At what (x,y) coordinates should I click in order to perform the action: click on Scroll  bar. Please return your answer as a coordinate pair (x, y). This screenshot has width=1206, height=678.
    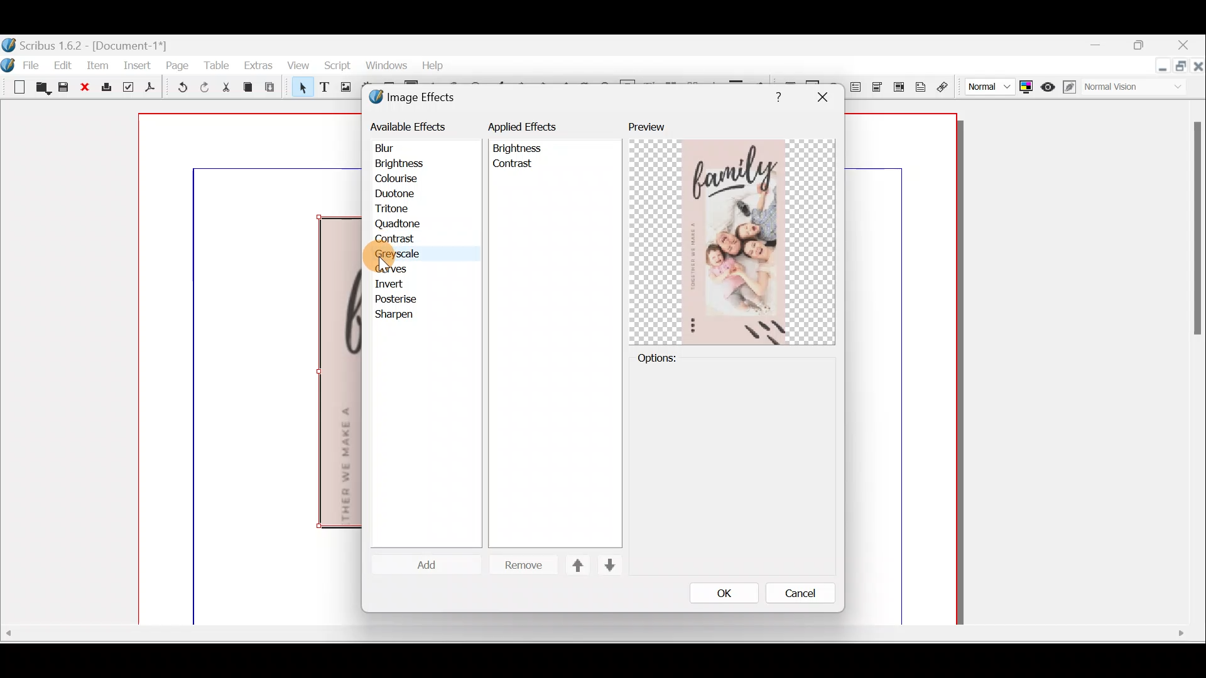
    Looking at the image, I should click on (602, 643).